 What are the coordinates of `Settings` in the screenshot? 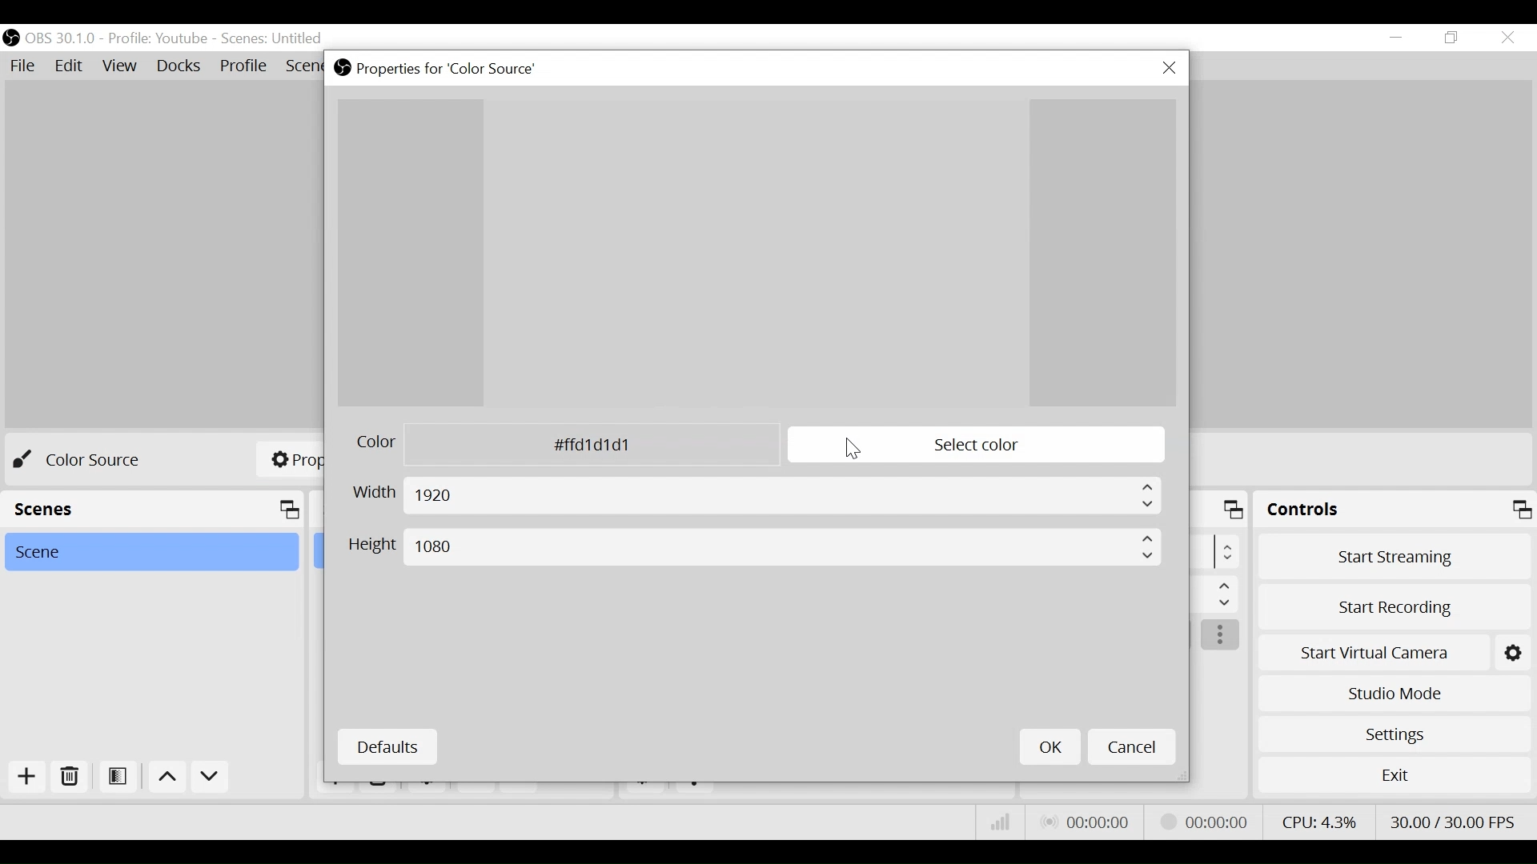 It's located at (1395, 734).